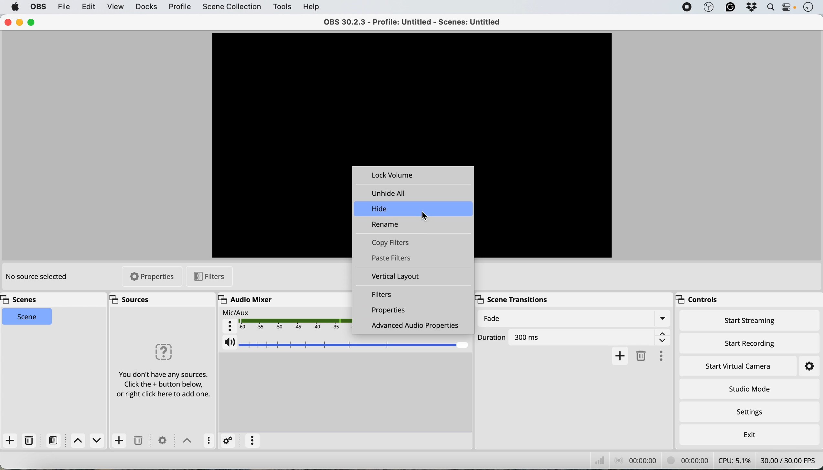  Describe the element at coordinates (638, 460) in the screenshot. I see `audio recording timestamp - 00:00:00` at that location.